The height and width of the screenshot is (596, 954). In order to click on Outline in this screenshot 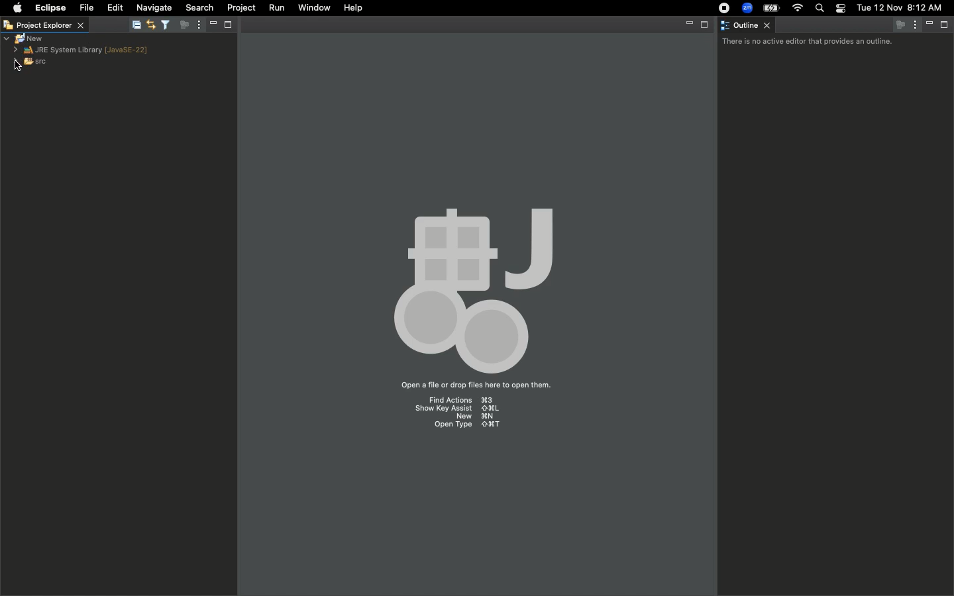, I will do `click(749, 26)`.